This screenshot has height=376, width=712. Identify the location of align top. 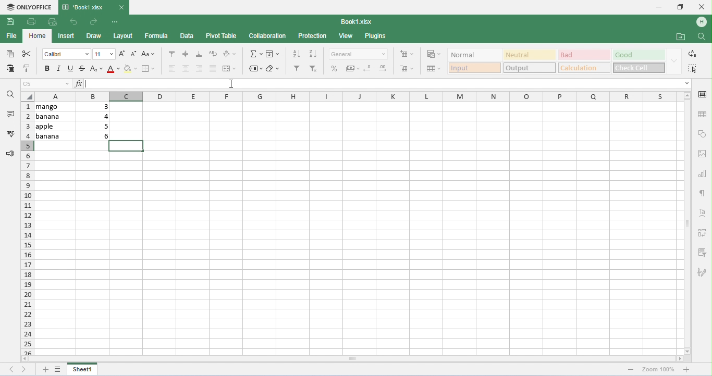
(170, 53).